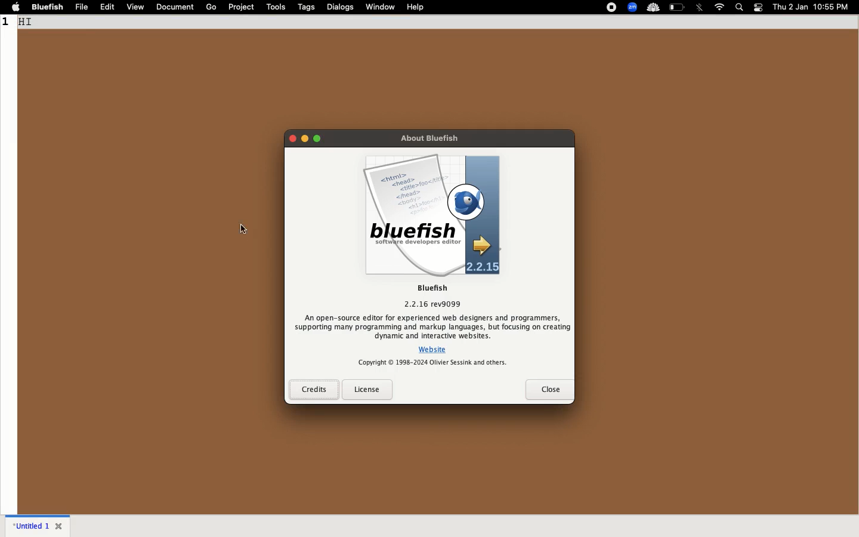 This screenshot has height=537, width=859. Describe the element at coordinates (429, 138) in the screenshot. I see `about bluefish` at that location.